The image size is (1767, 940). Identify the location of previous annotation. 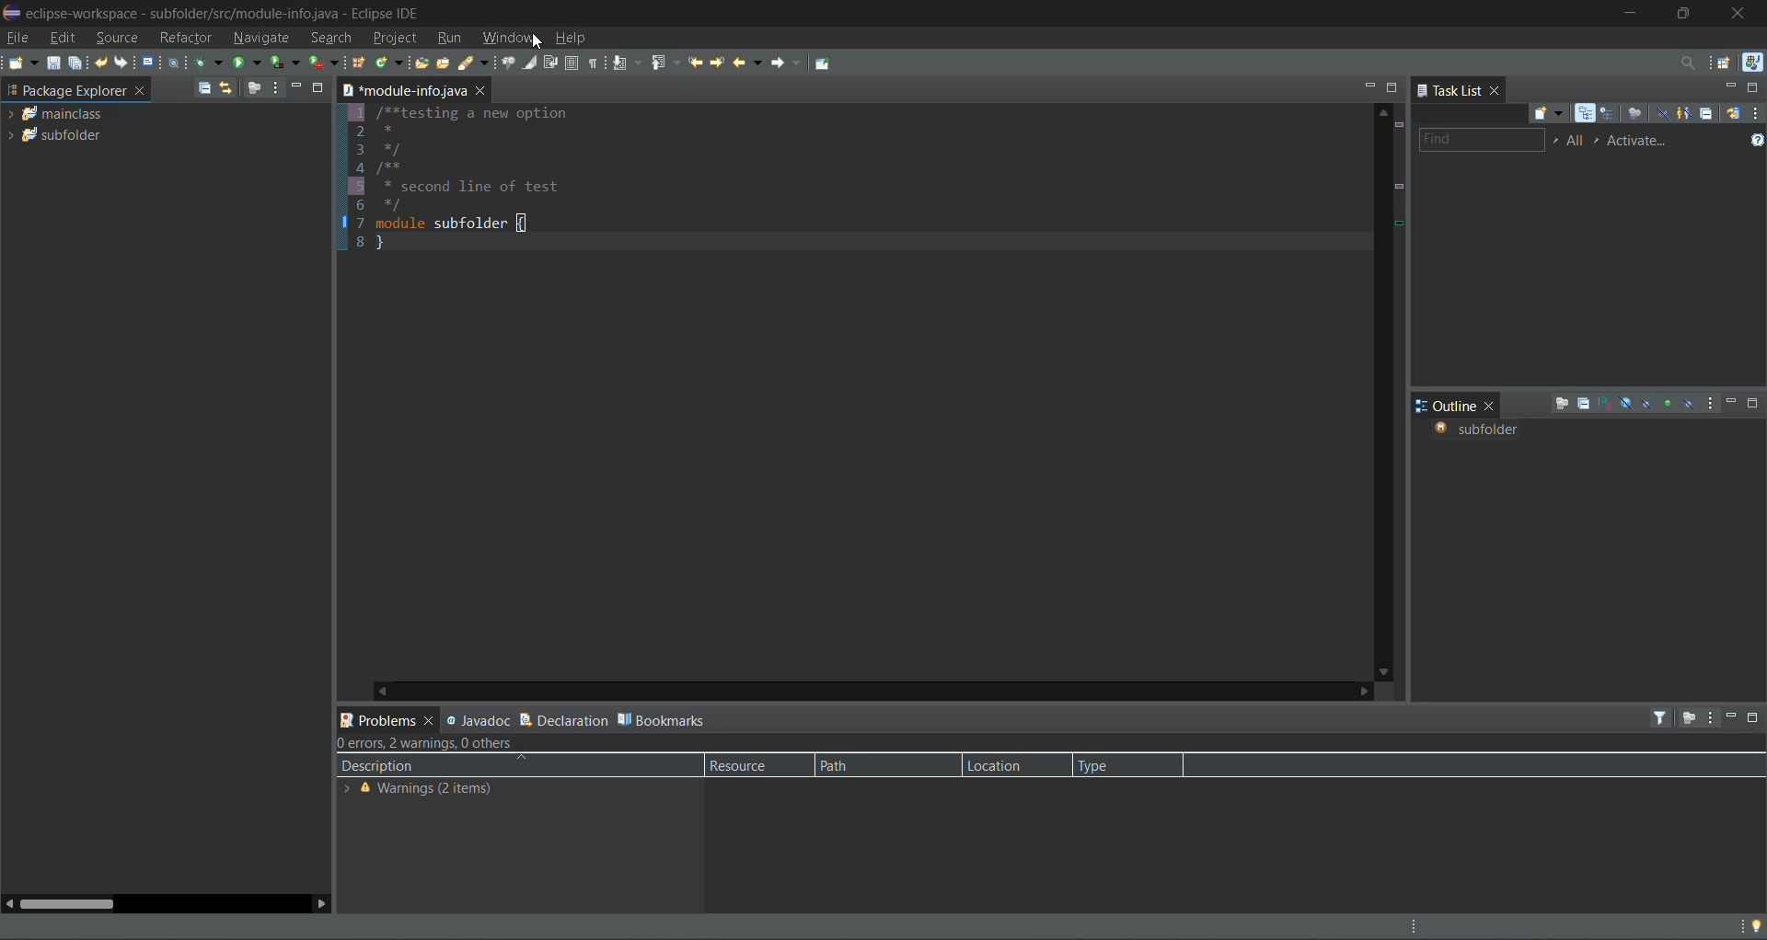
(664, 63).